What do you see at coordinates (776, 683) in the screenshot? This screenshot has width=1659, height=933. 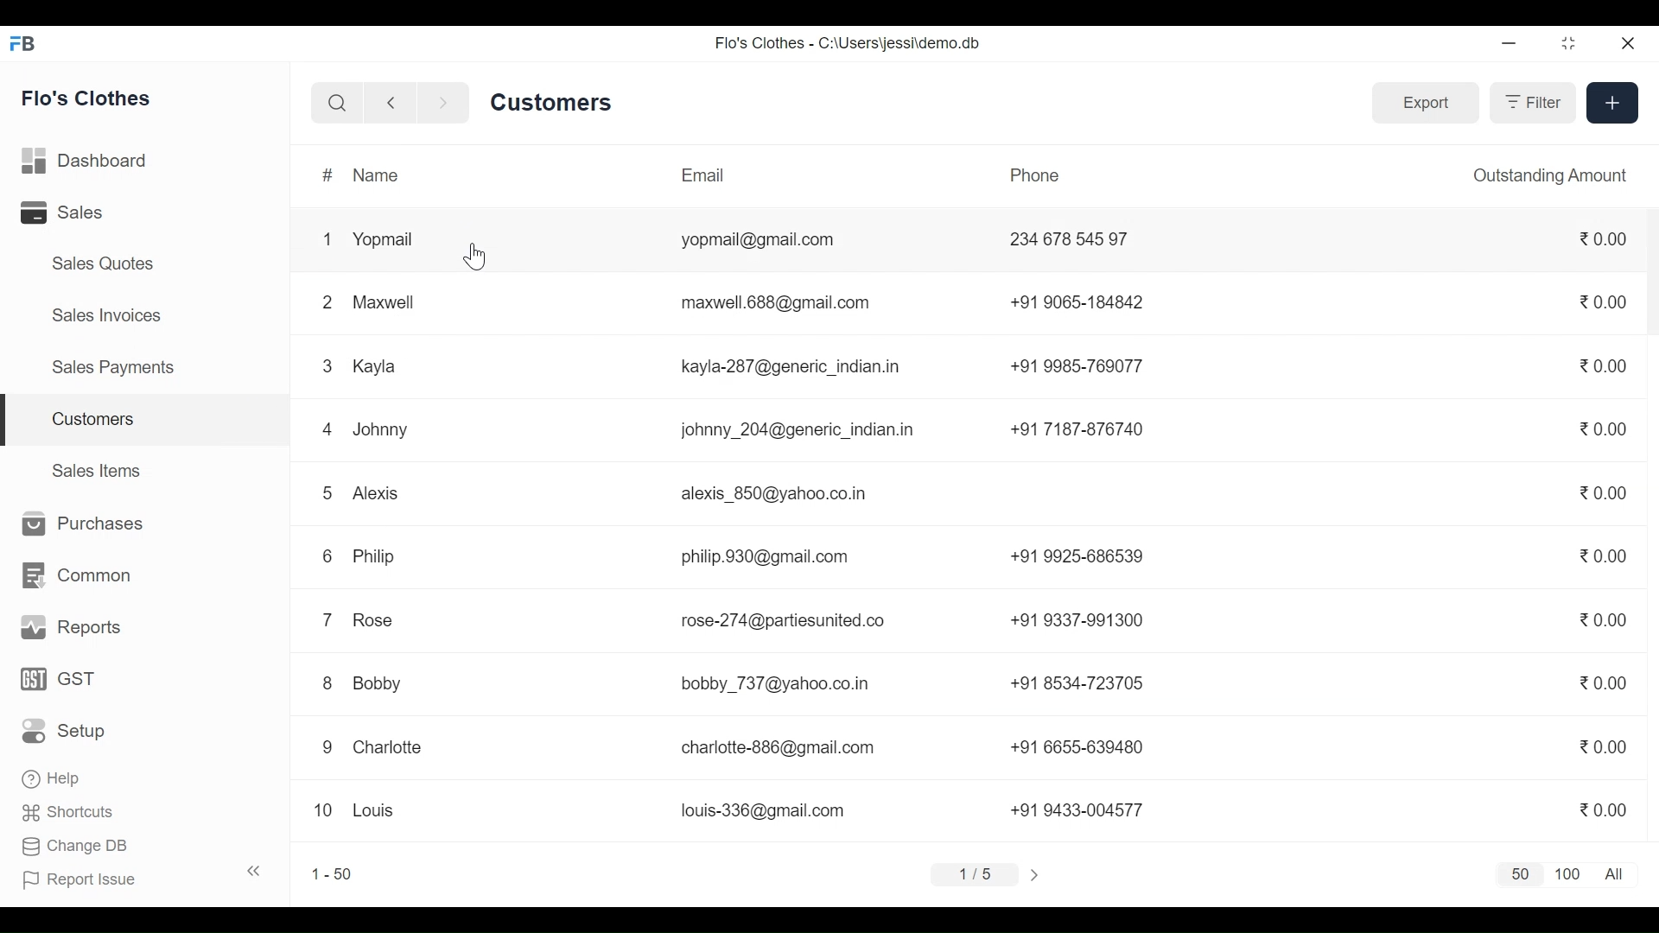 I see `bobby _737@yahoo.co.in` at bounding box center [776, 683].